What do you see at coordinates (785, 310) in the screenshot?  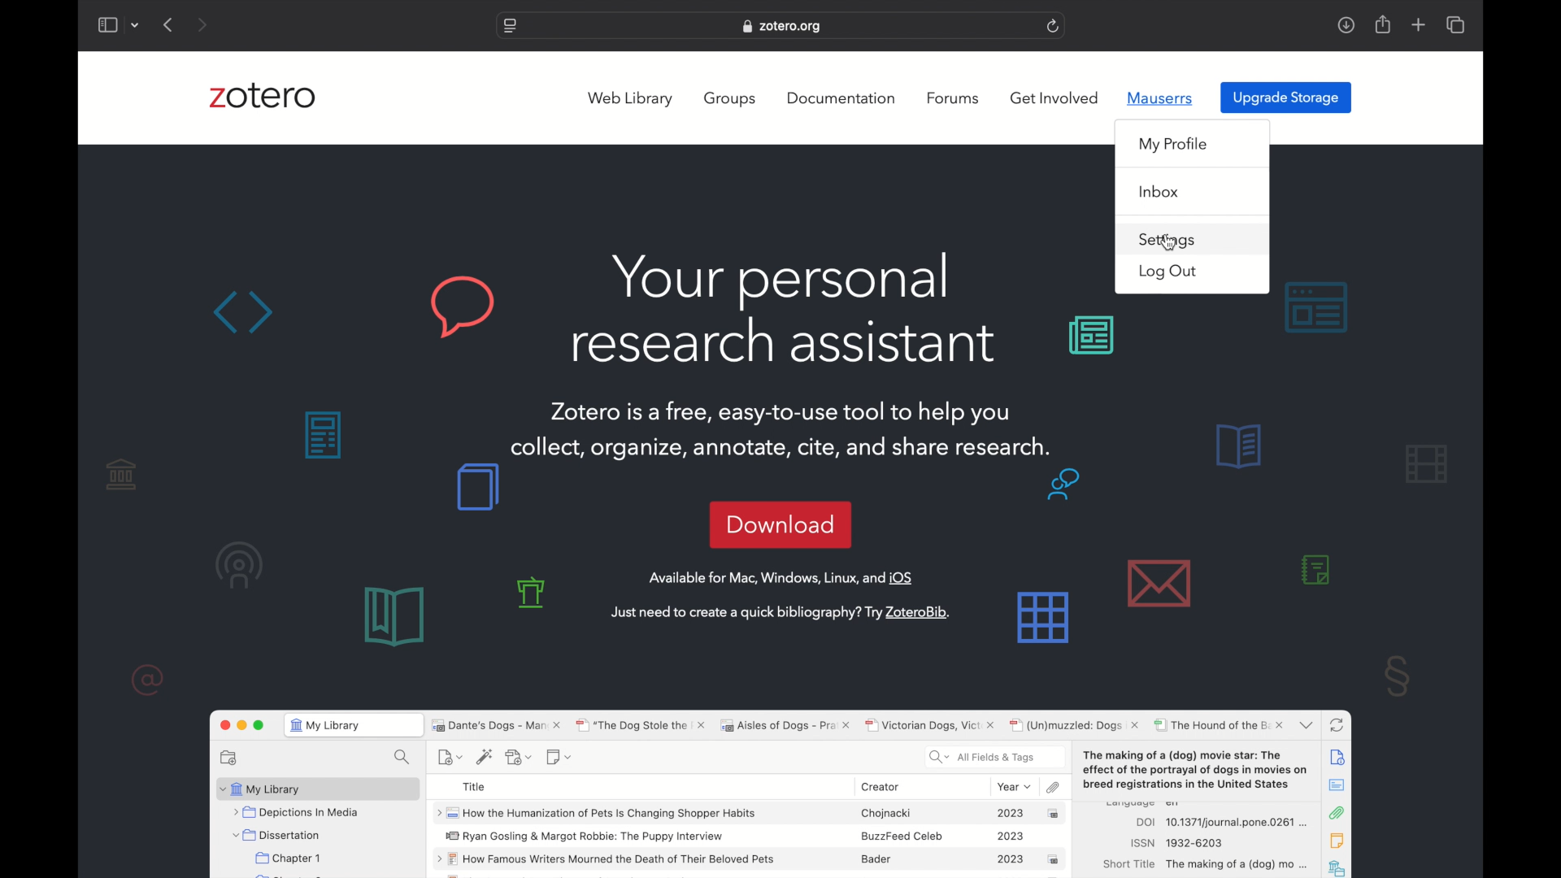 I see `your personal research assistant` at bounding box center [785, 310].